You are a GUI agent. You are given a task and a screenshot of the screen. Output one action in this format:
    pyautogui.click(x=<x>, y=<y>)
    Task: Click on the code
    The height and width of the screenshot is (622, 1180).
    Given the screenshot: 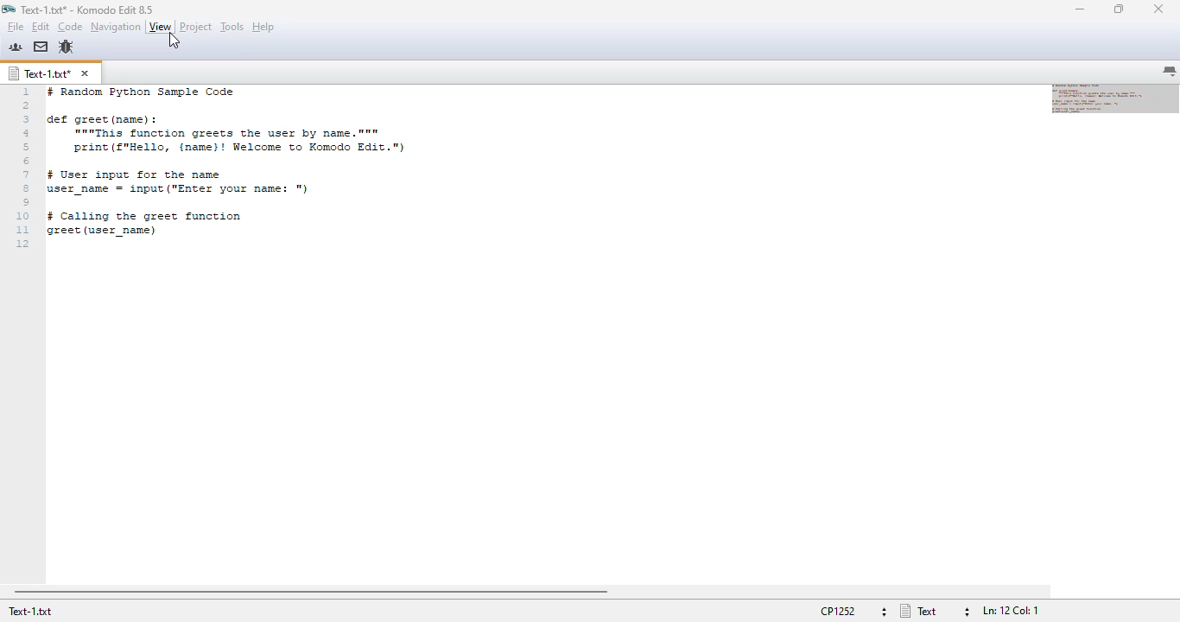 What is the action you would take?
    pyautogui.click(x=70, y=27)
    